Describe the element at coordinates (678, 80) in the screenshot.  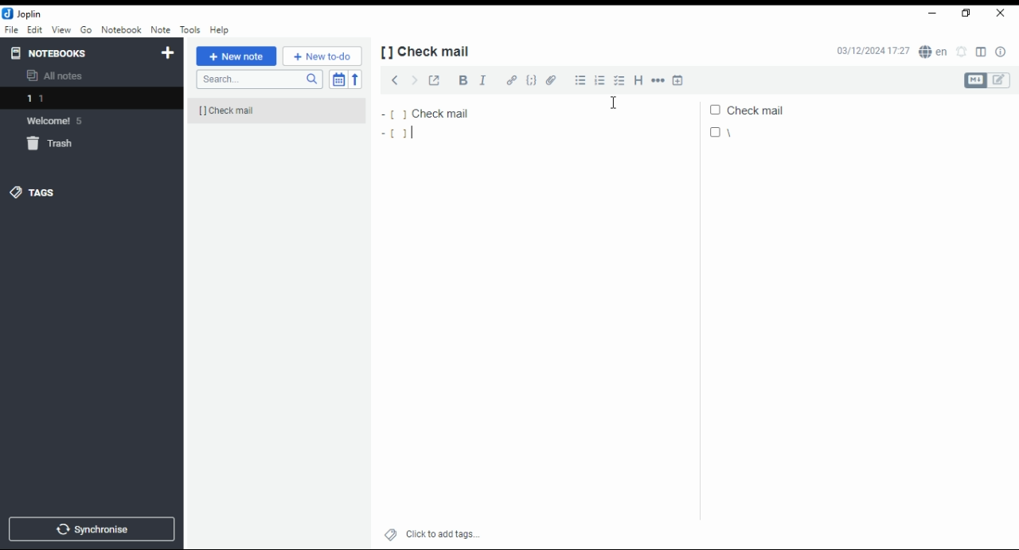
I see `insert time` at that location.